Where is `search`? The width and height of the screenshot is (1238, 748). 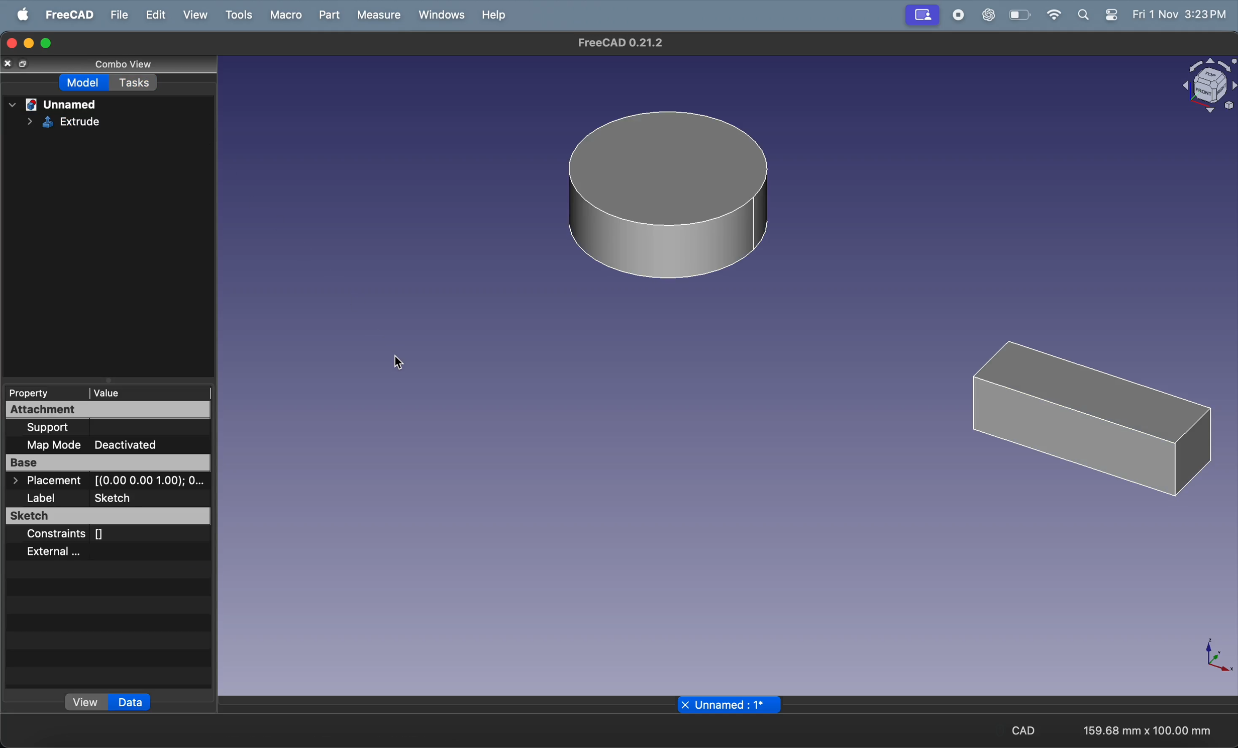 search is located at coordinates (1084, 15).